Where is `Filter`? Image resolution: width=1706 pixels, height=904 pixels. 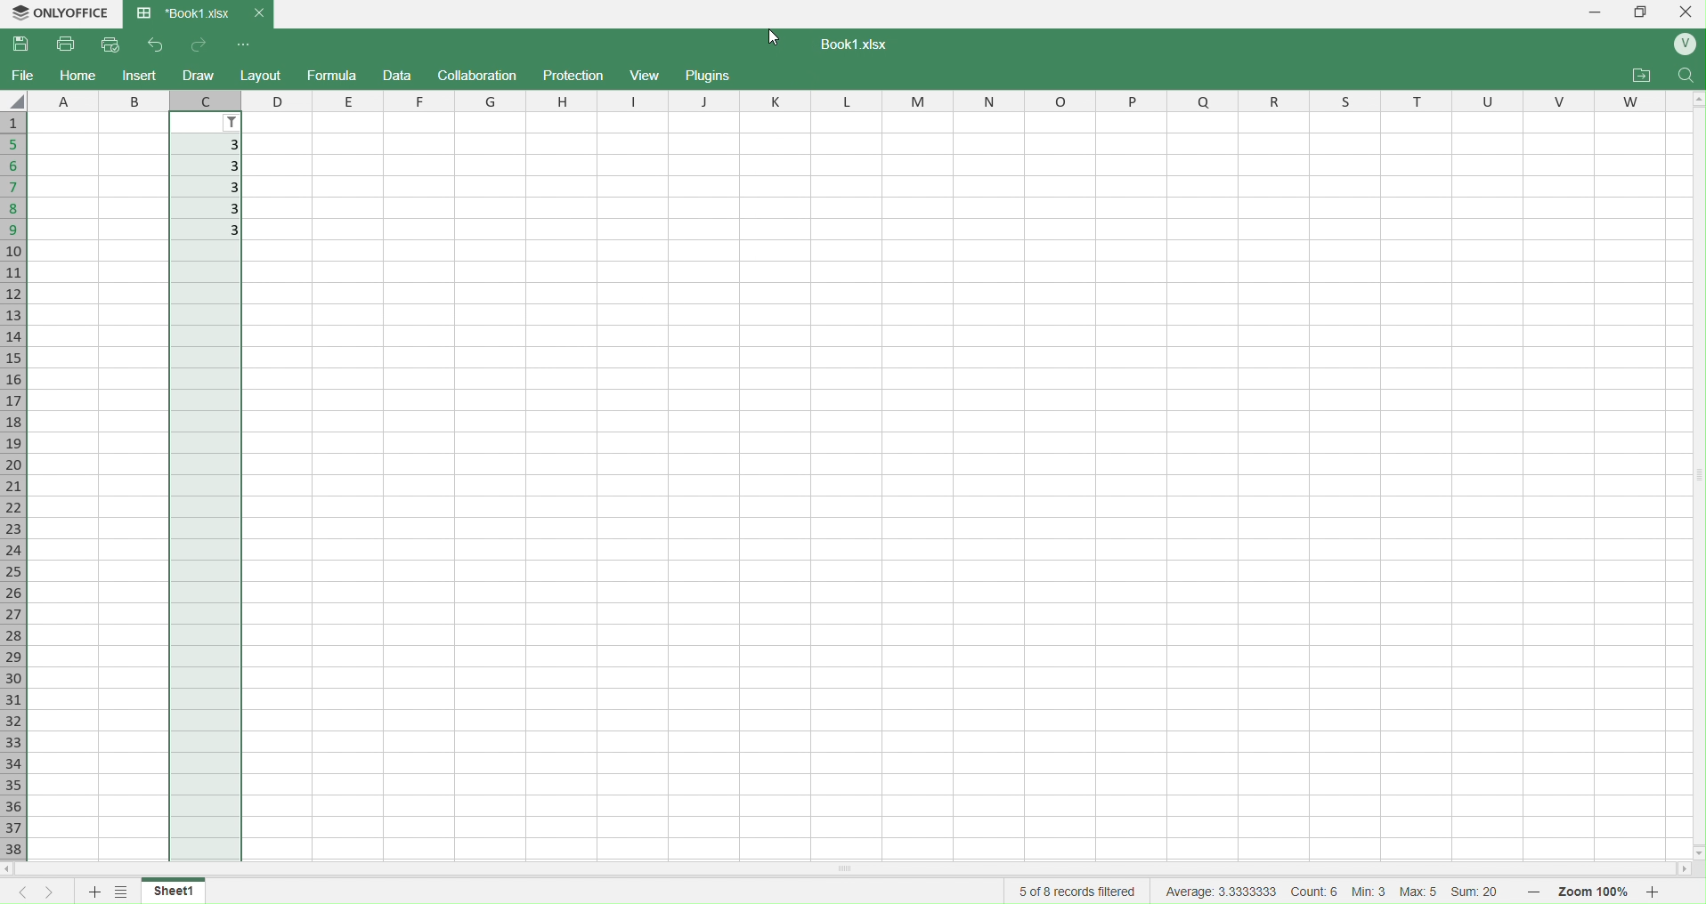
Filter is located at coordinates (231, 124).